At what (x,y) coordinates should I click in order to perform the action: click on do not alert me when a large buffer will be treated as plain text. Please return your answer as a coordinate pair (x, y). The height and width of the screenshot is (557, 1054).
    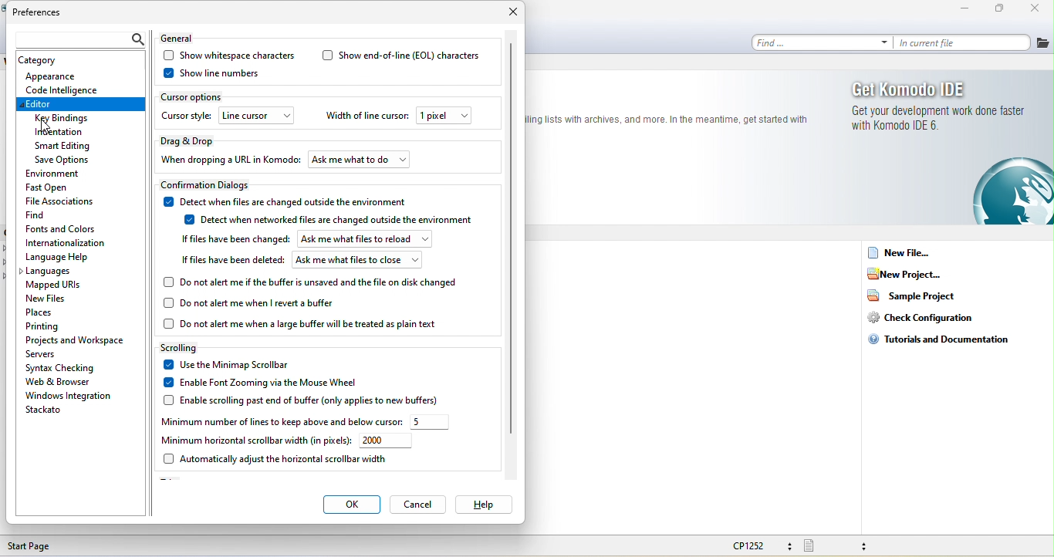
    Looking at the image, I should click on (303, 324).